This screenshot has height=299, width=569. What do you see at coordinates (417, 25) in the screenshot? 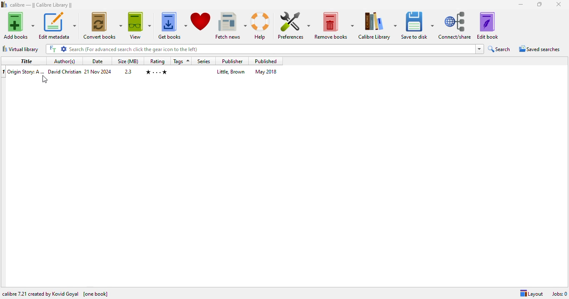
I see `save to disk` at bounding box center [417, 25].